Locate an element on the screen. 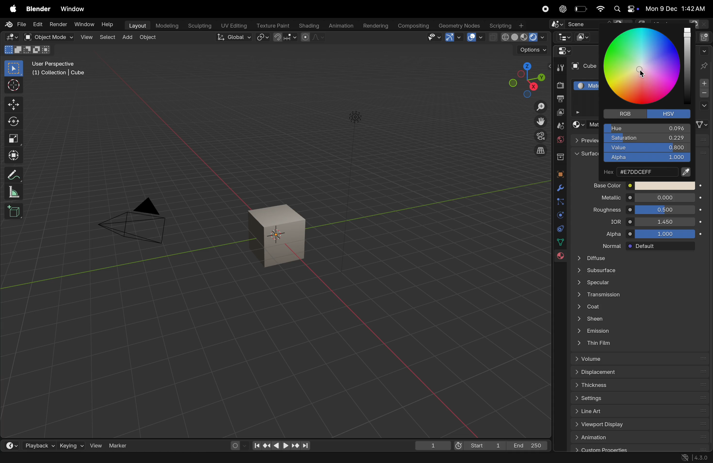 The width and height of the screenshot is (713, 463). mode is located at coordinates (28, 49).